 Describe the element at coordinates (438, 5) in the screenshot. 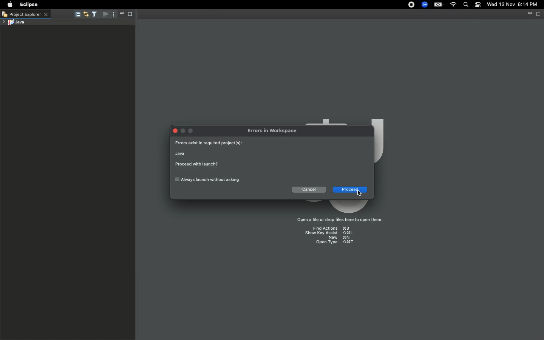

I see `Charge` at that location.